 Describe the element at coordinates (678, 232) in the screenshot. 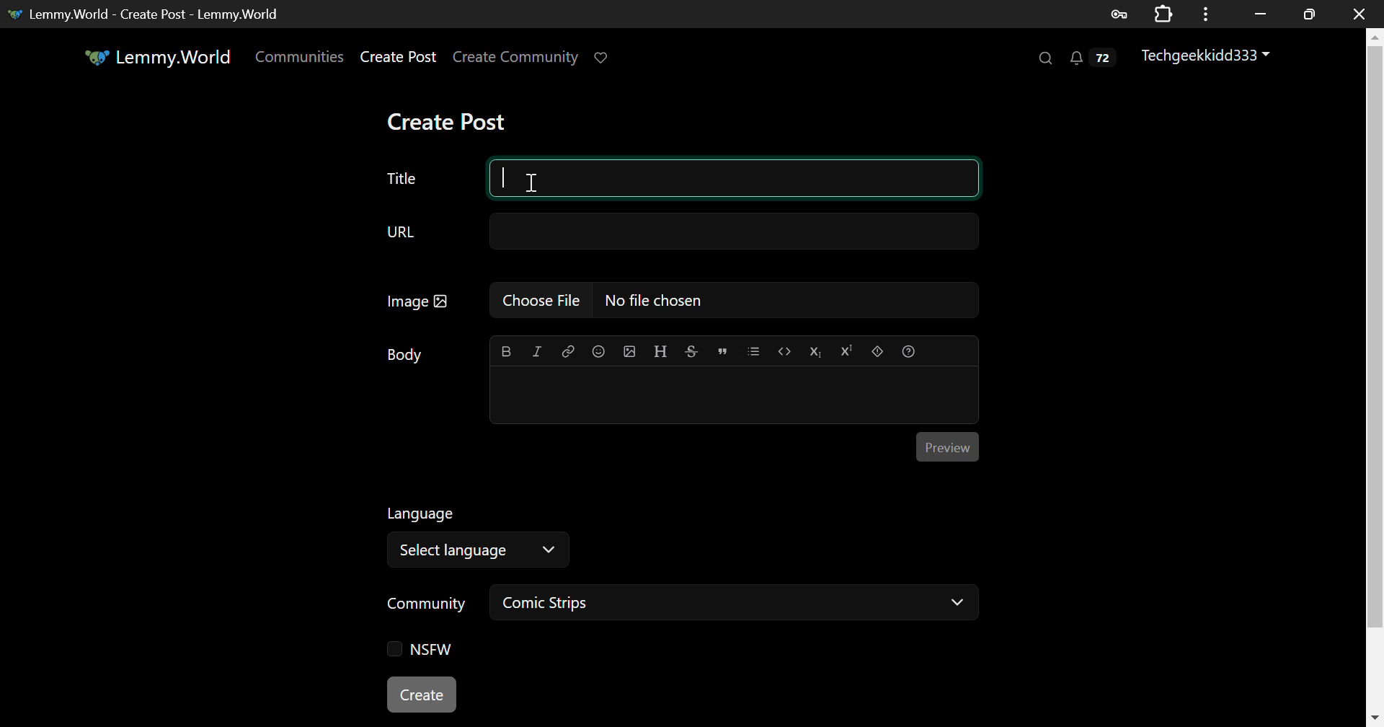

I see `URL Field` at that location.